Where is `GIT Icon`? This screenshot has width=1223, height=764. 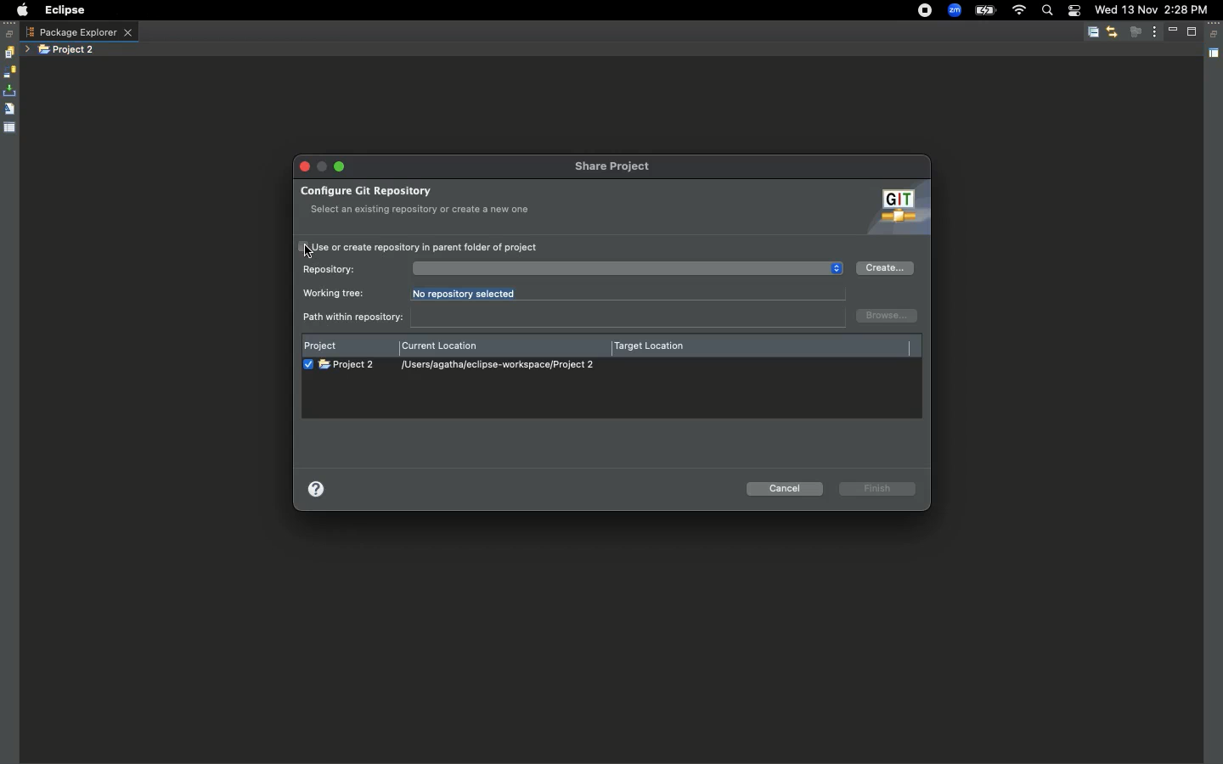 GIT Icon is located at coordinates (893, 209).